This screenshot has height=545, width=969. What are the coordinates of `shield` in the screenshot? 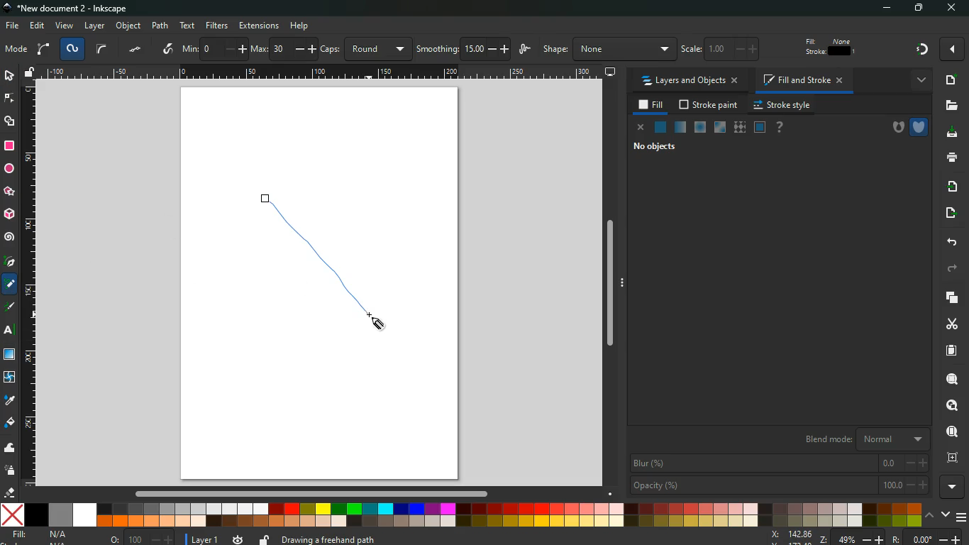 It's located at (919, 126).